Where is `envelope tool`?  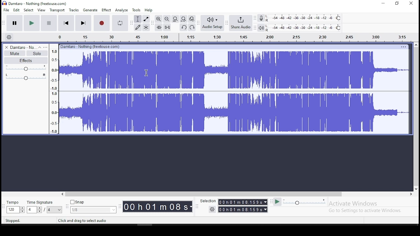 envelope tool is located at coordinates (146, 19).